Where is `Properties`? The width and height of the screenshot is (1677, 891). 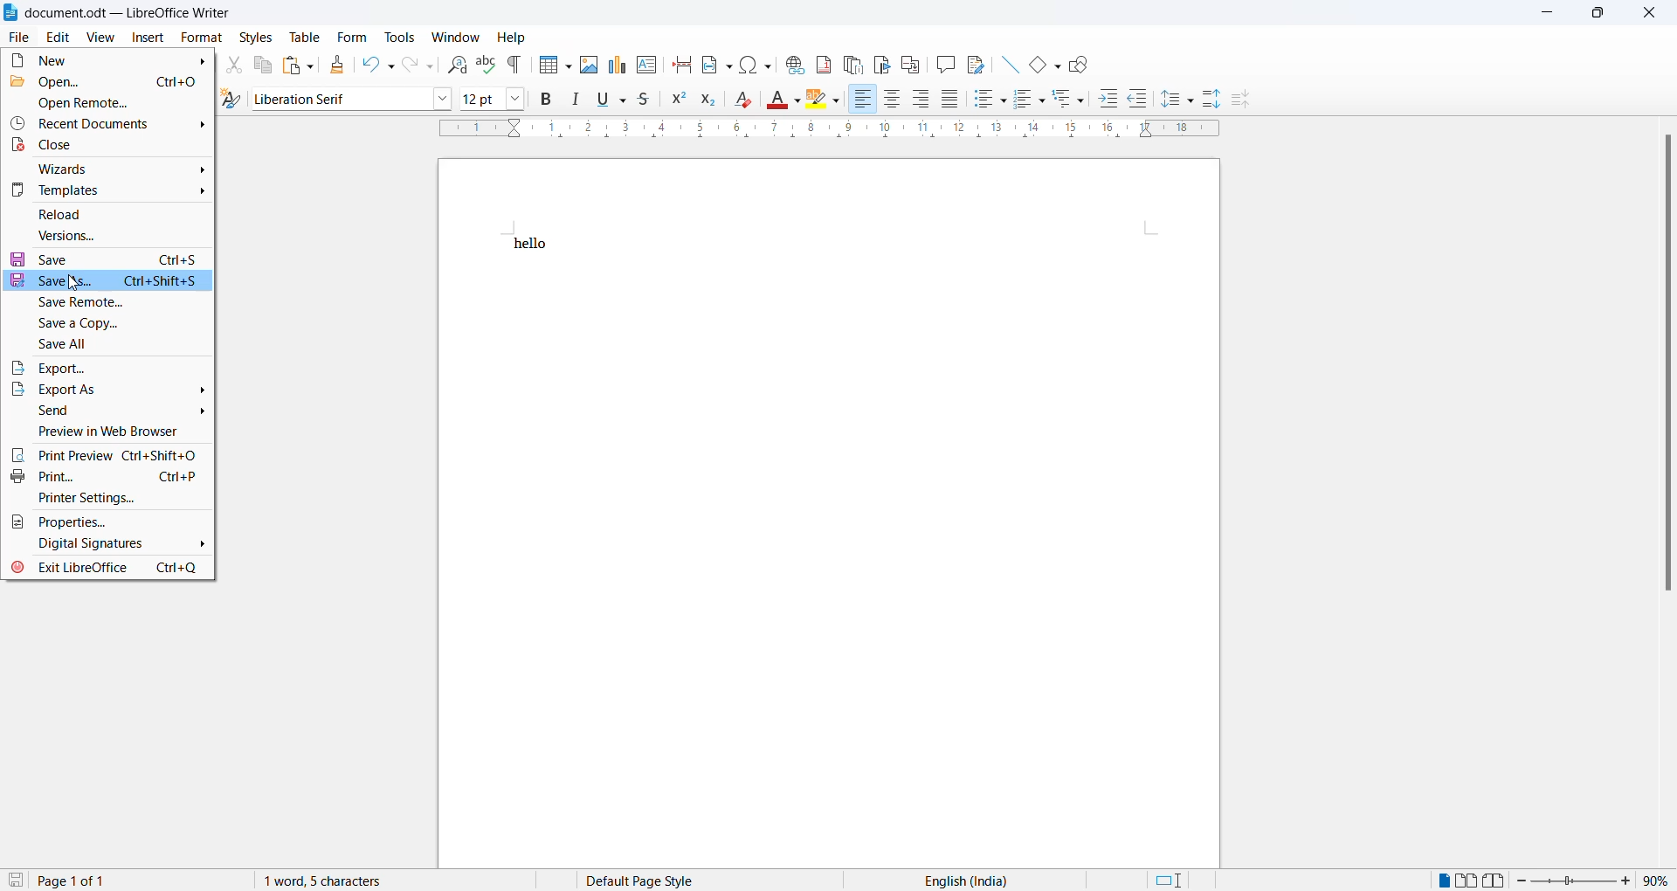 Properties is located at coordinates (104, 521).